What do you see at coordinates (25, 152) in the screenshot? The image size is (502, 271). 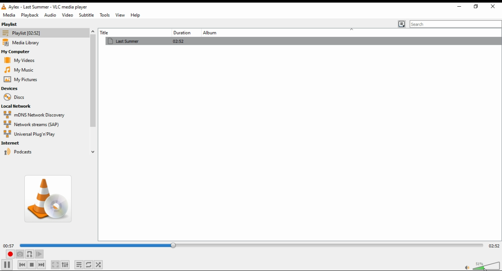 I see `podcasts` at bounding box center [25, 152].